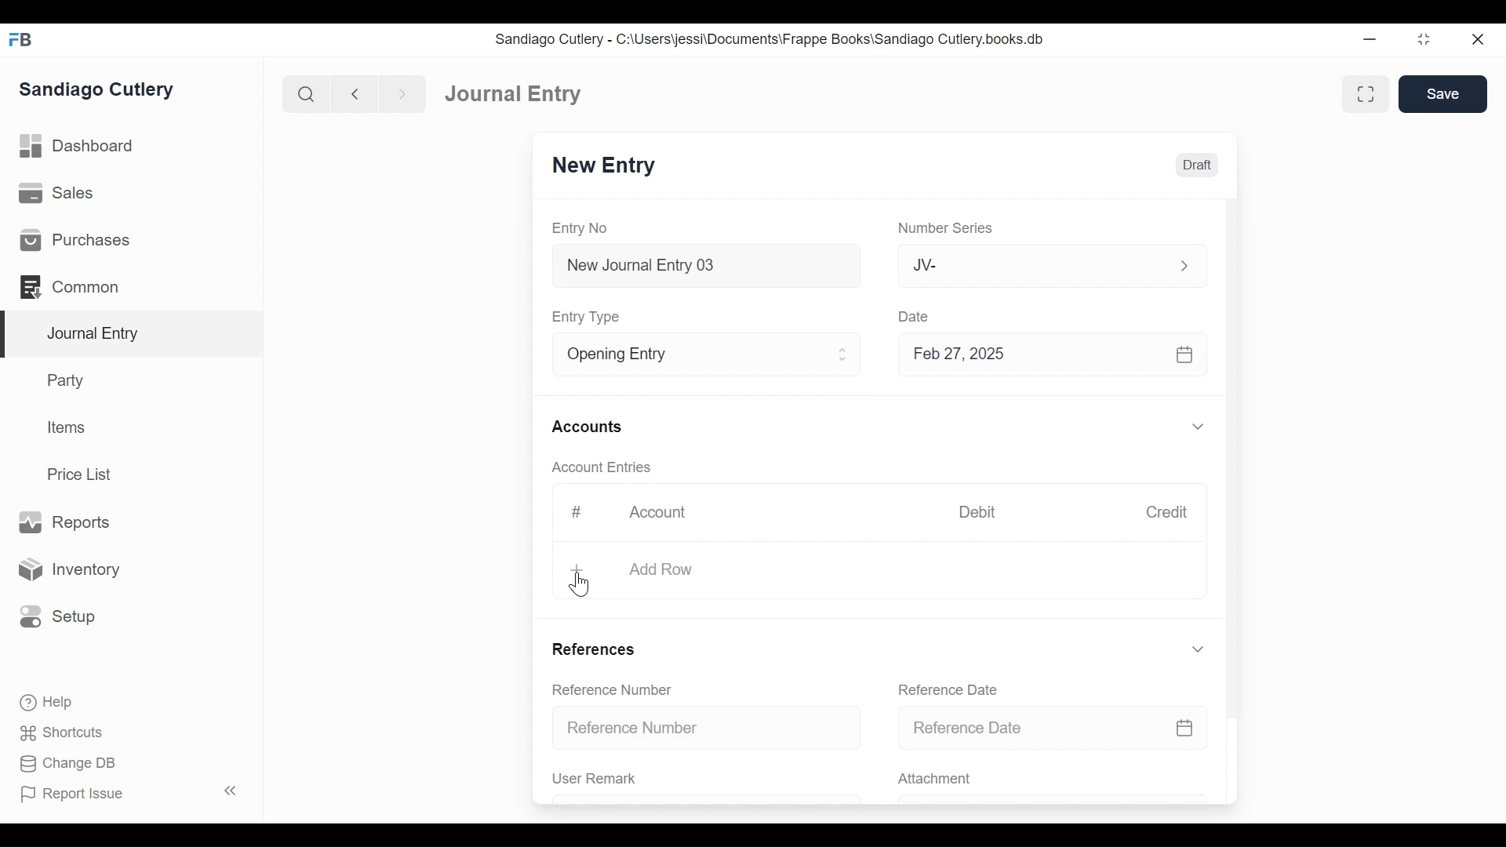  What do you see at coordinates (579, 228) in the screenshot?
I see `Entry No` at bounding box center [579, 228].